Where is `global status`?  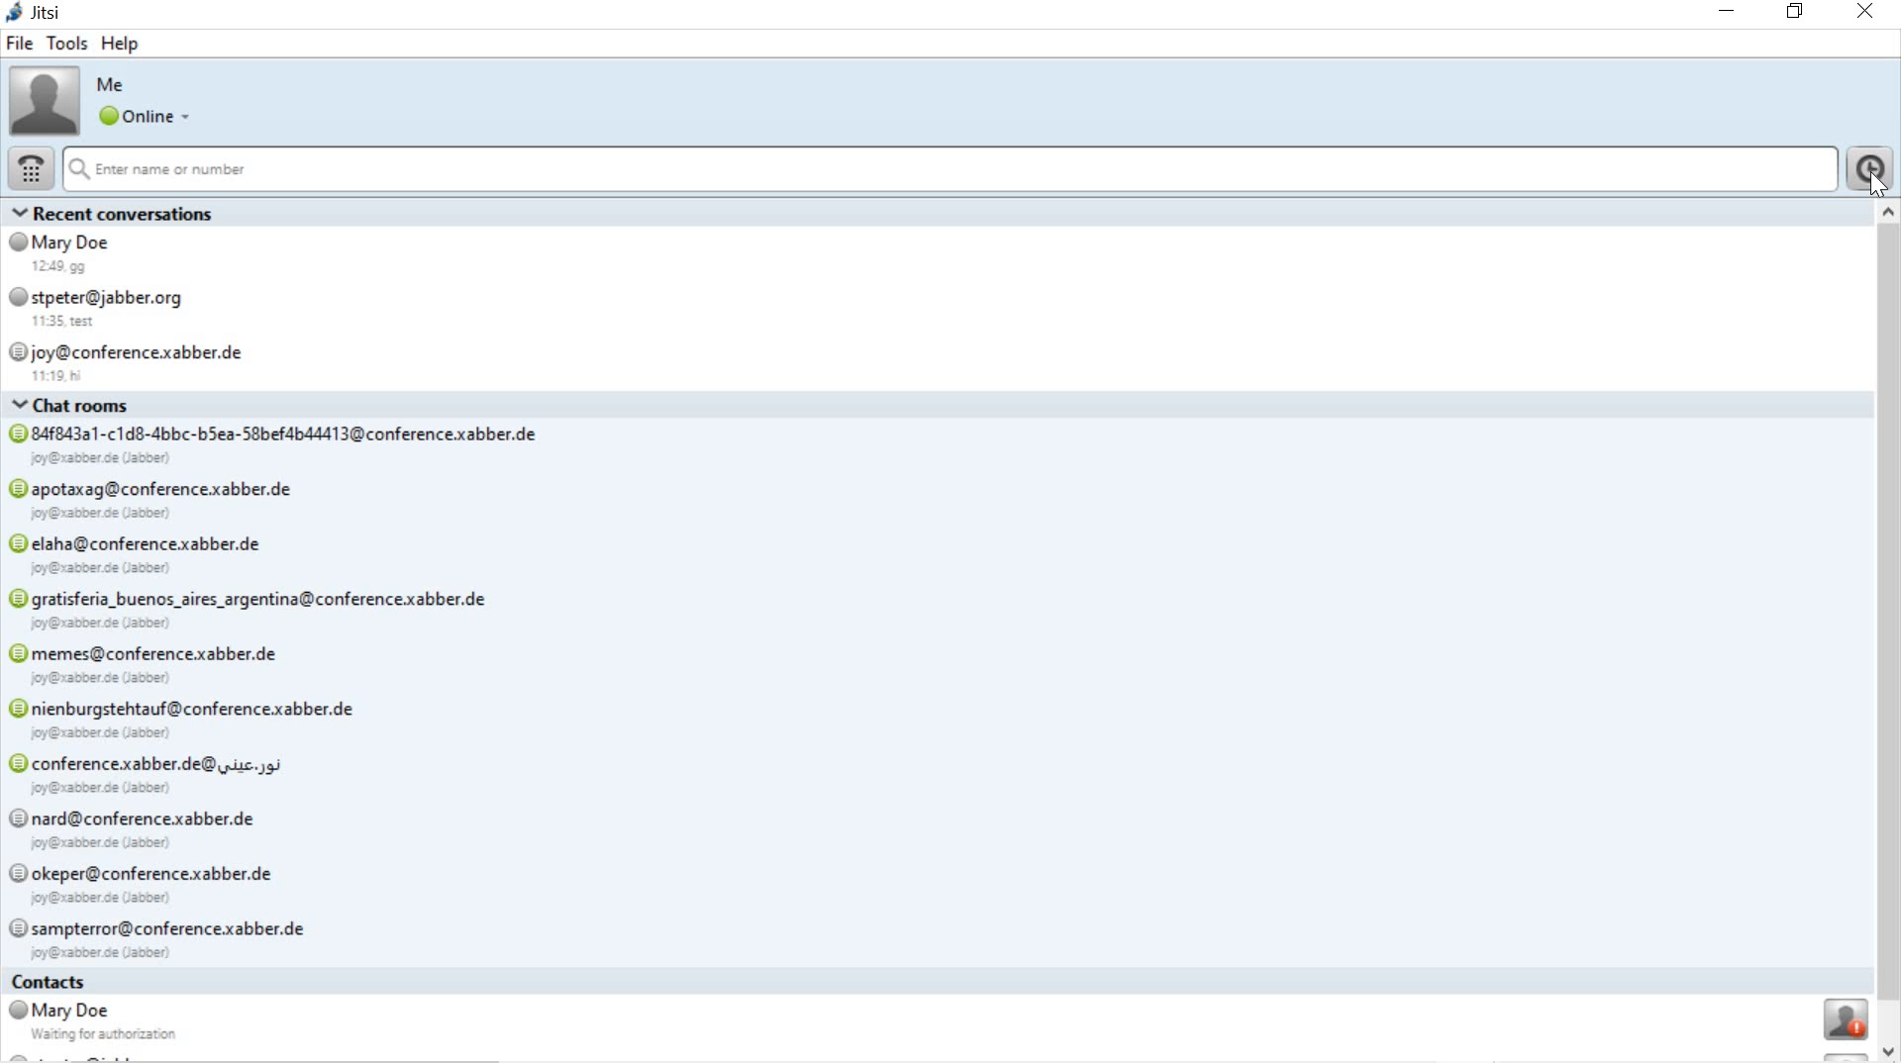
global status is located at coordinates (148, 118).